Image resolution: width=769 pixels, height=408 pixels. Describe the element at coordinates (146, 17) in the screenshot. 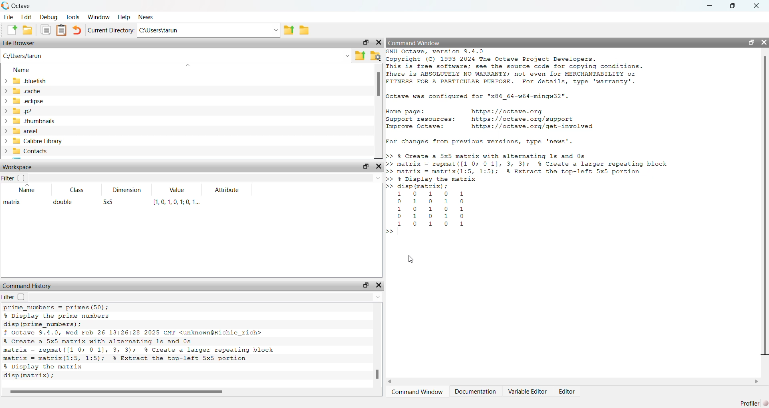

I see `News` at that location.